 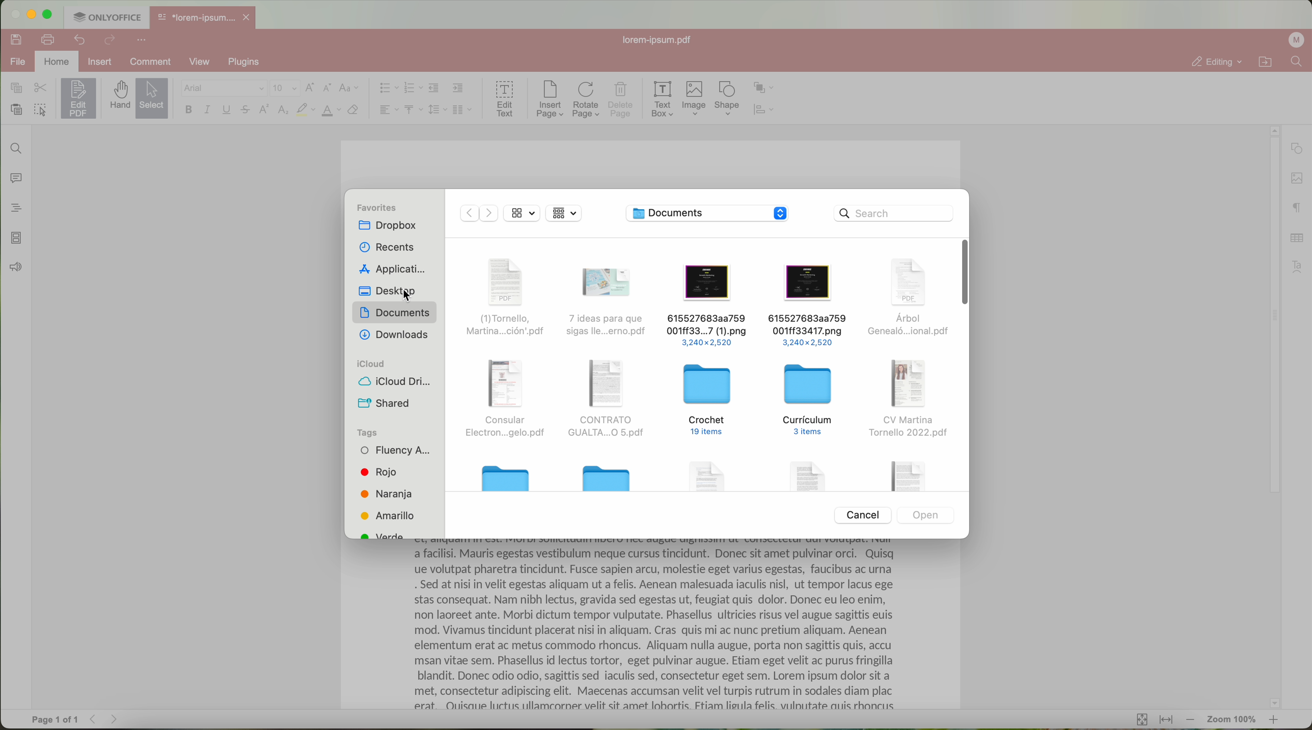 What do you see at coordinates (14, 148) in the screenshot?
I see `find` at bounding box center [14, 148].